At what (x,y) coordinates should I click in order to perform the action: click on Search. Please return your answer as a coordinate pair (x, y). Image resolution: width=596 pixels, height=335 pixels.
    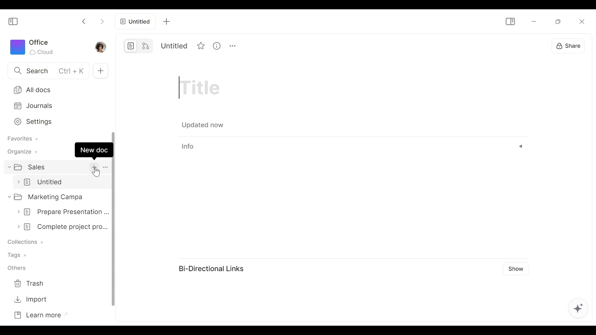
    Looking at the image, I should click on (47, 70).